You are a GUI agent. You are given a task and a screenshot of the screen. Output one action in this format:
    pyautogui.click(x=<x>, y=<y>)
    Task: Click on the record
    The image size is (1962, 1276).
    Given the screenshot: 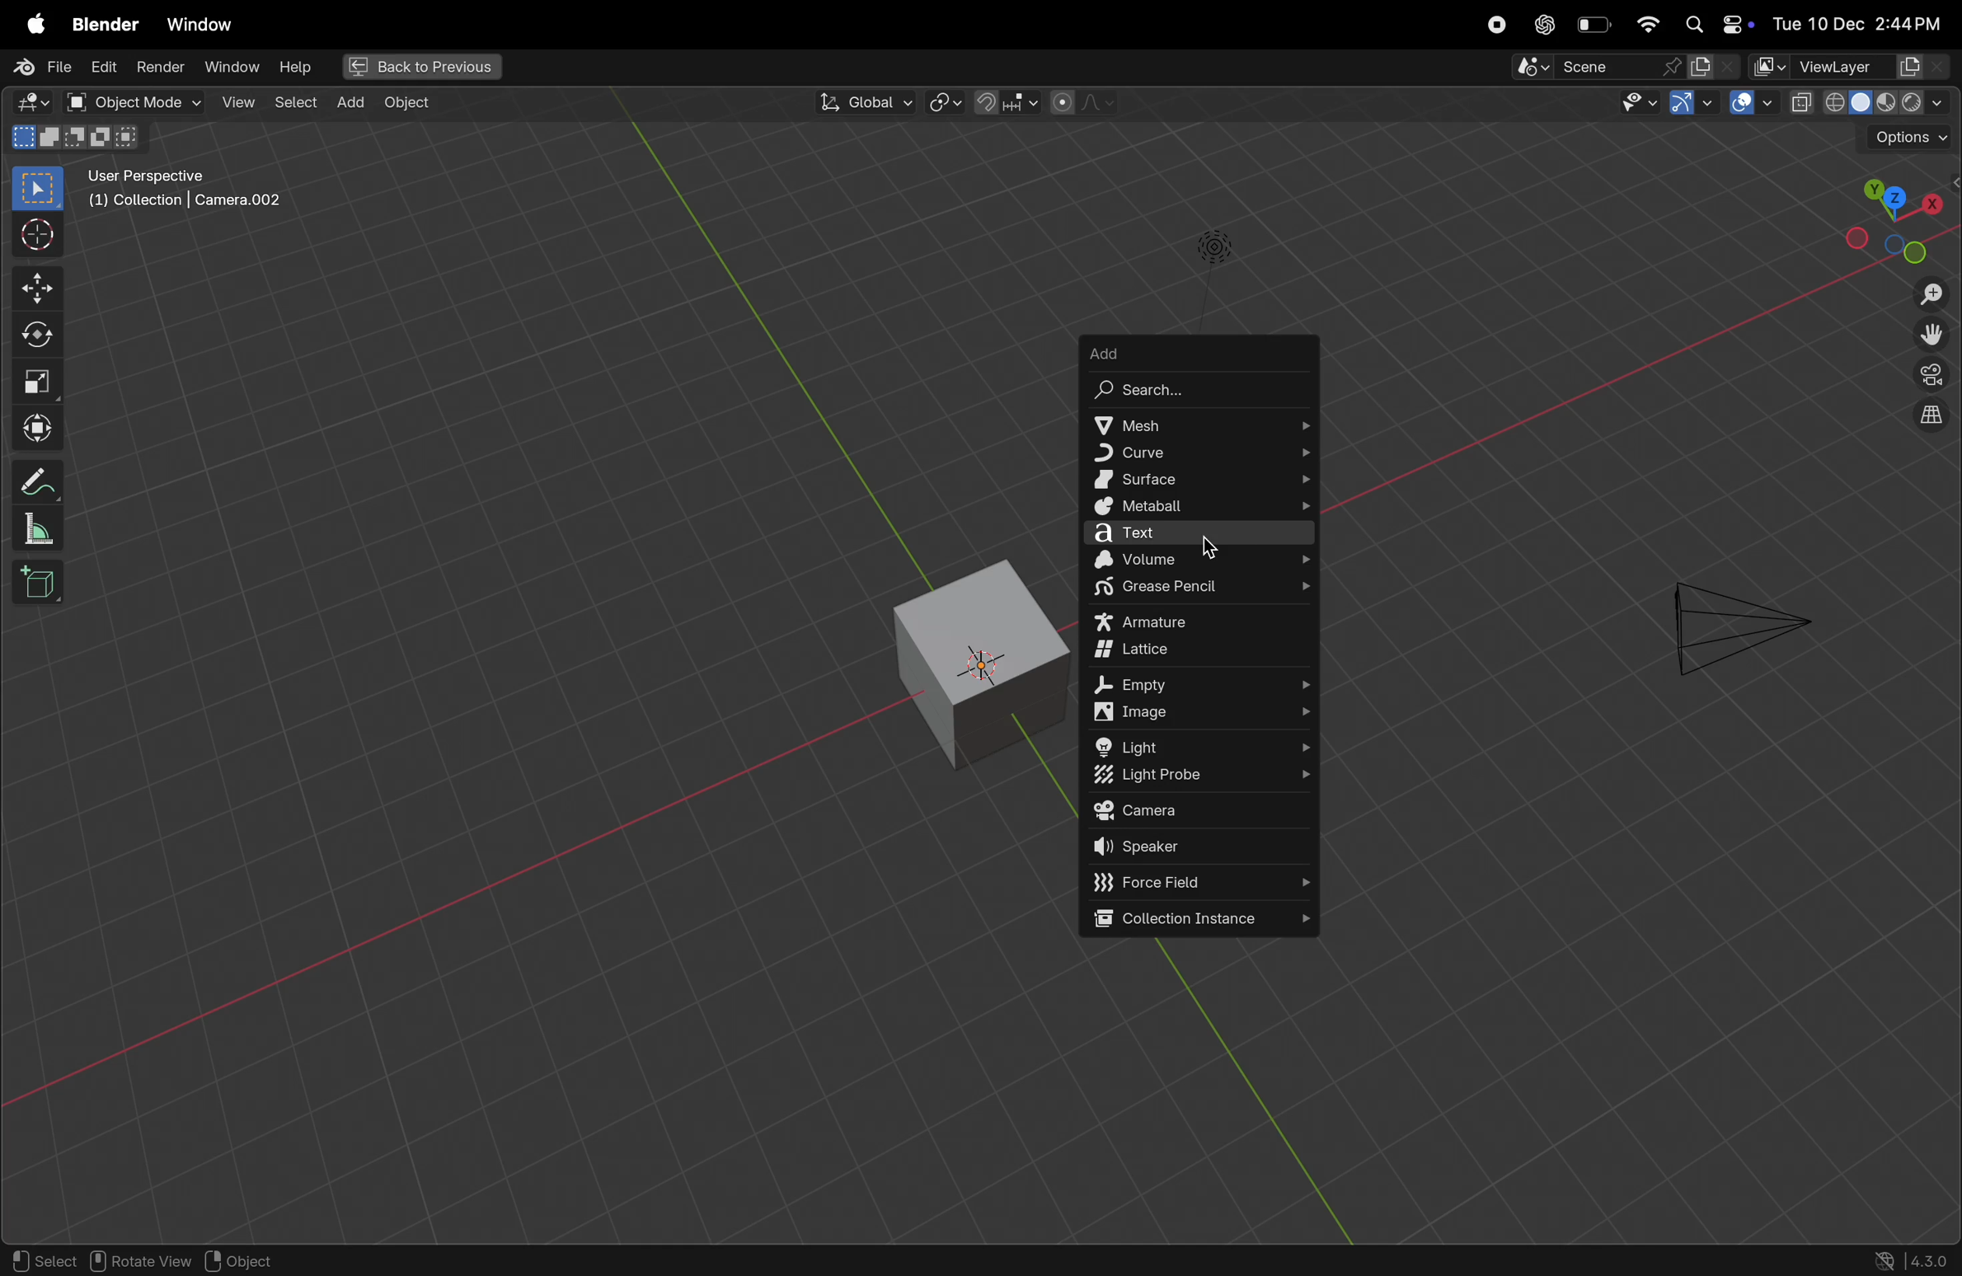 What is the action you would take?
    pyautogui.click(x=1494, y=25)
    